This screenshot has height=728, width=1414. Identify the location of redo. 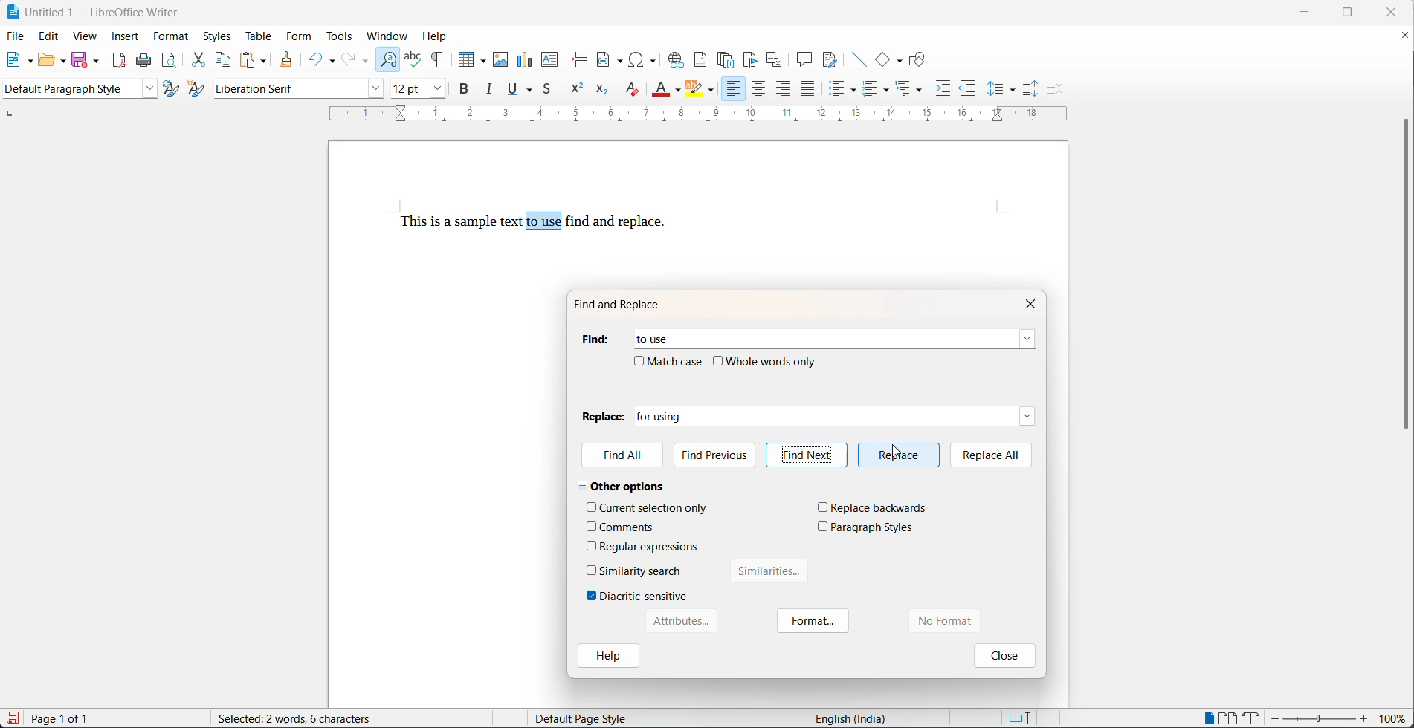
(349, 59).